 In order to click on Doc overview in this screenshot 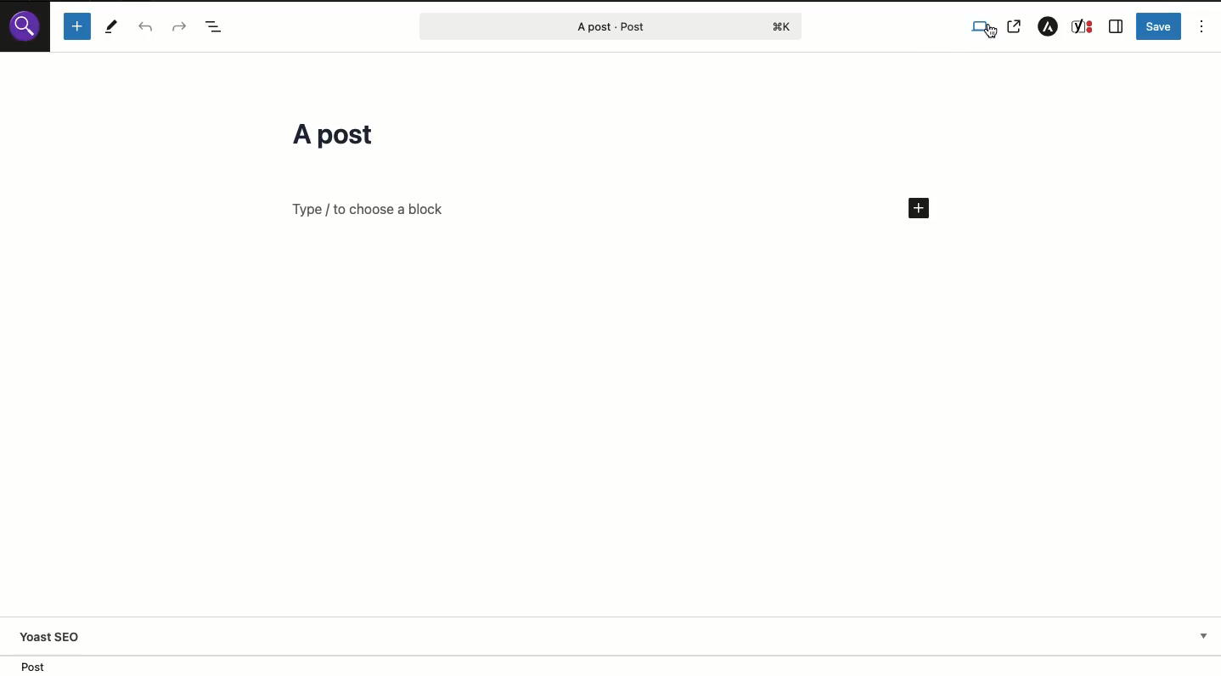, I will do `click(217, 27)`.